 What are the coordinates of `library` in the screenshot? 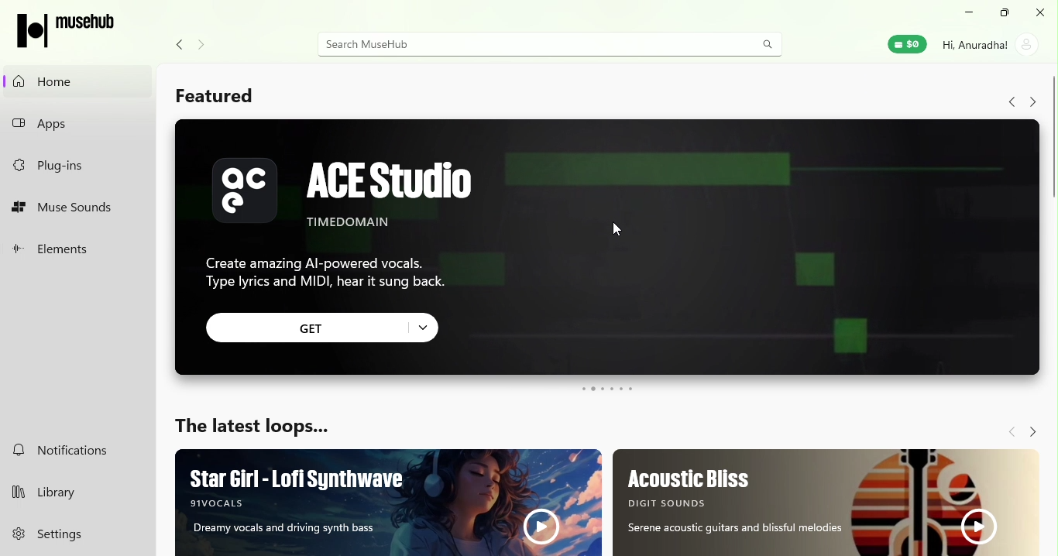 It's located at (62, 493).